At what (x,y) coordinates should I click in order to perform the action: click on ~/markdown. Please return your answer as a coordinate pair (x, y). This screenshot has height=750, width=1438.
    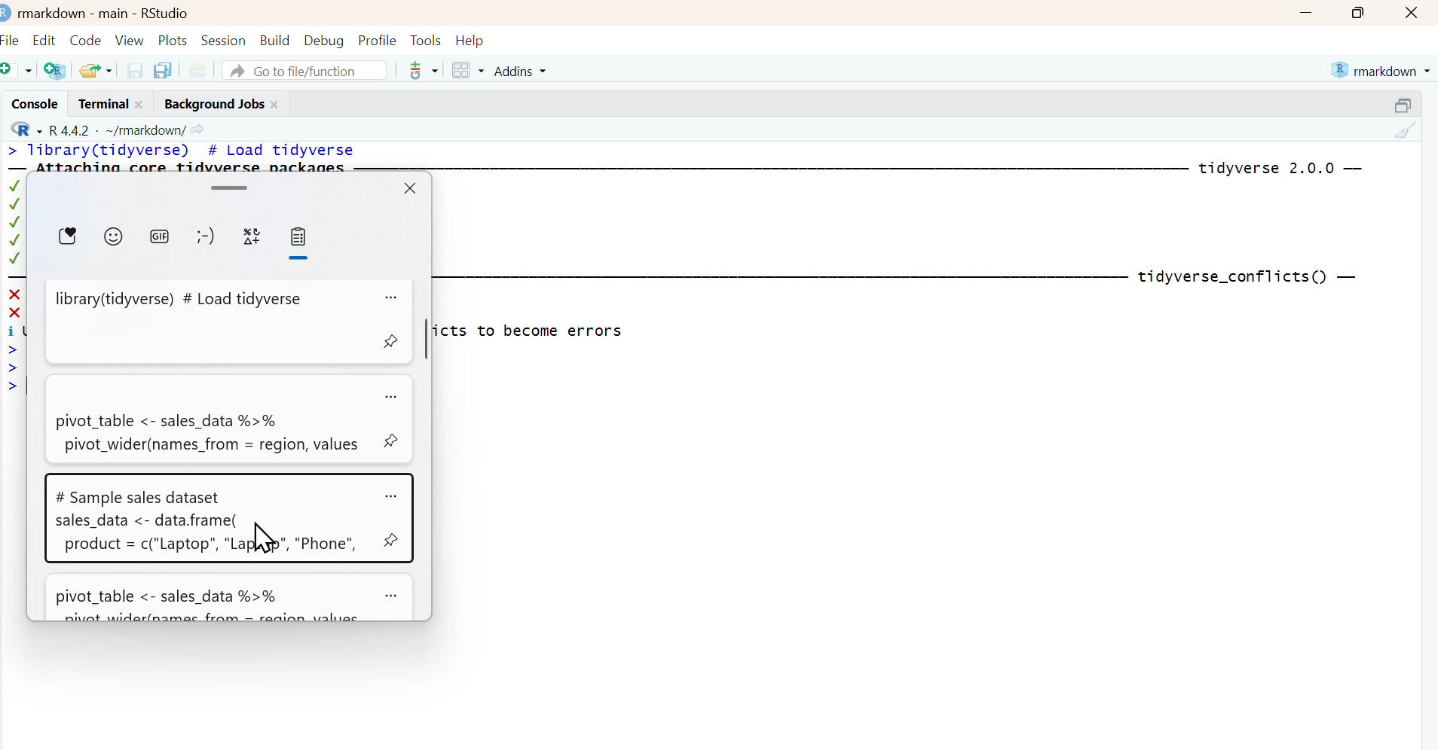
    Looking at the image, I should click on (143, 129).